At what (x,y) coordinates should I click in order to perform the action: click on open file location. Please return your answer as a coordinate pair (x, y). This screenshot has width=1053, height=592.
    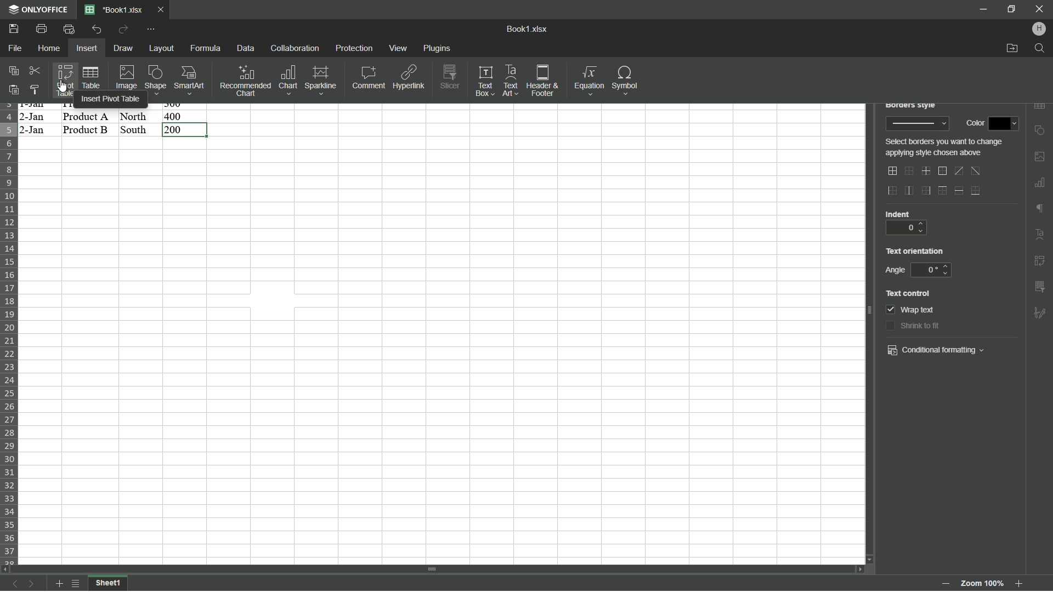
    Looking at the image, I should click on (1011, 49).